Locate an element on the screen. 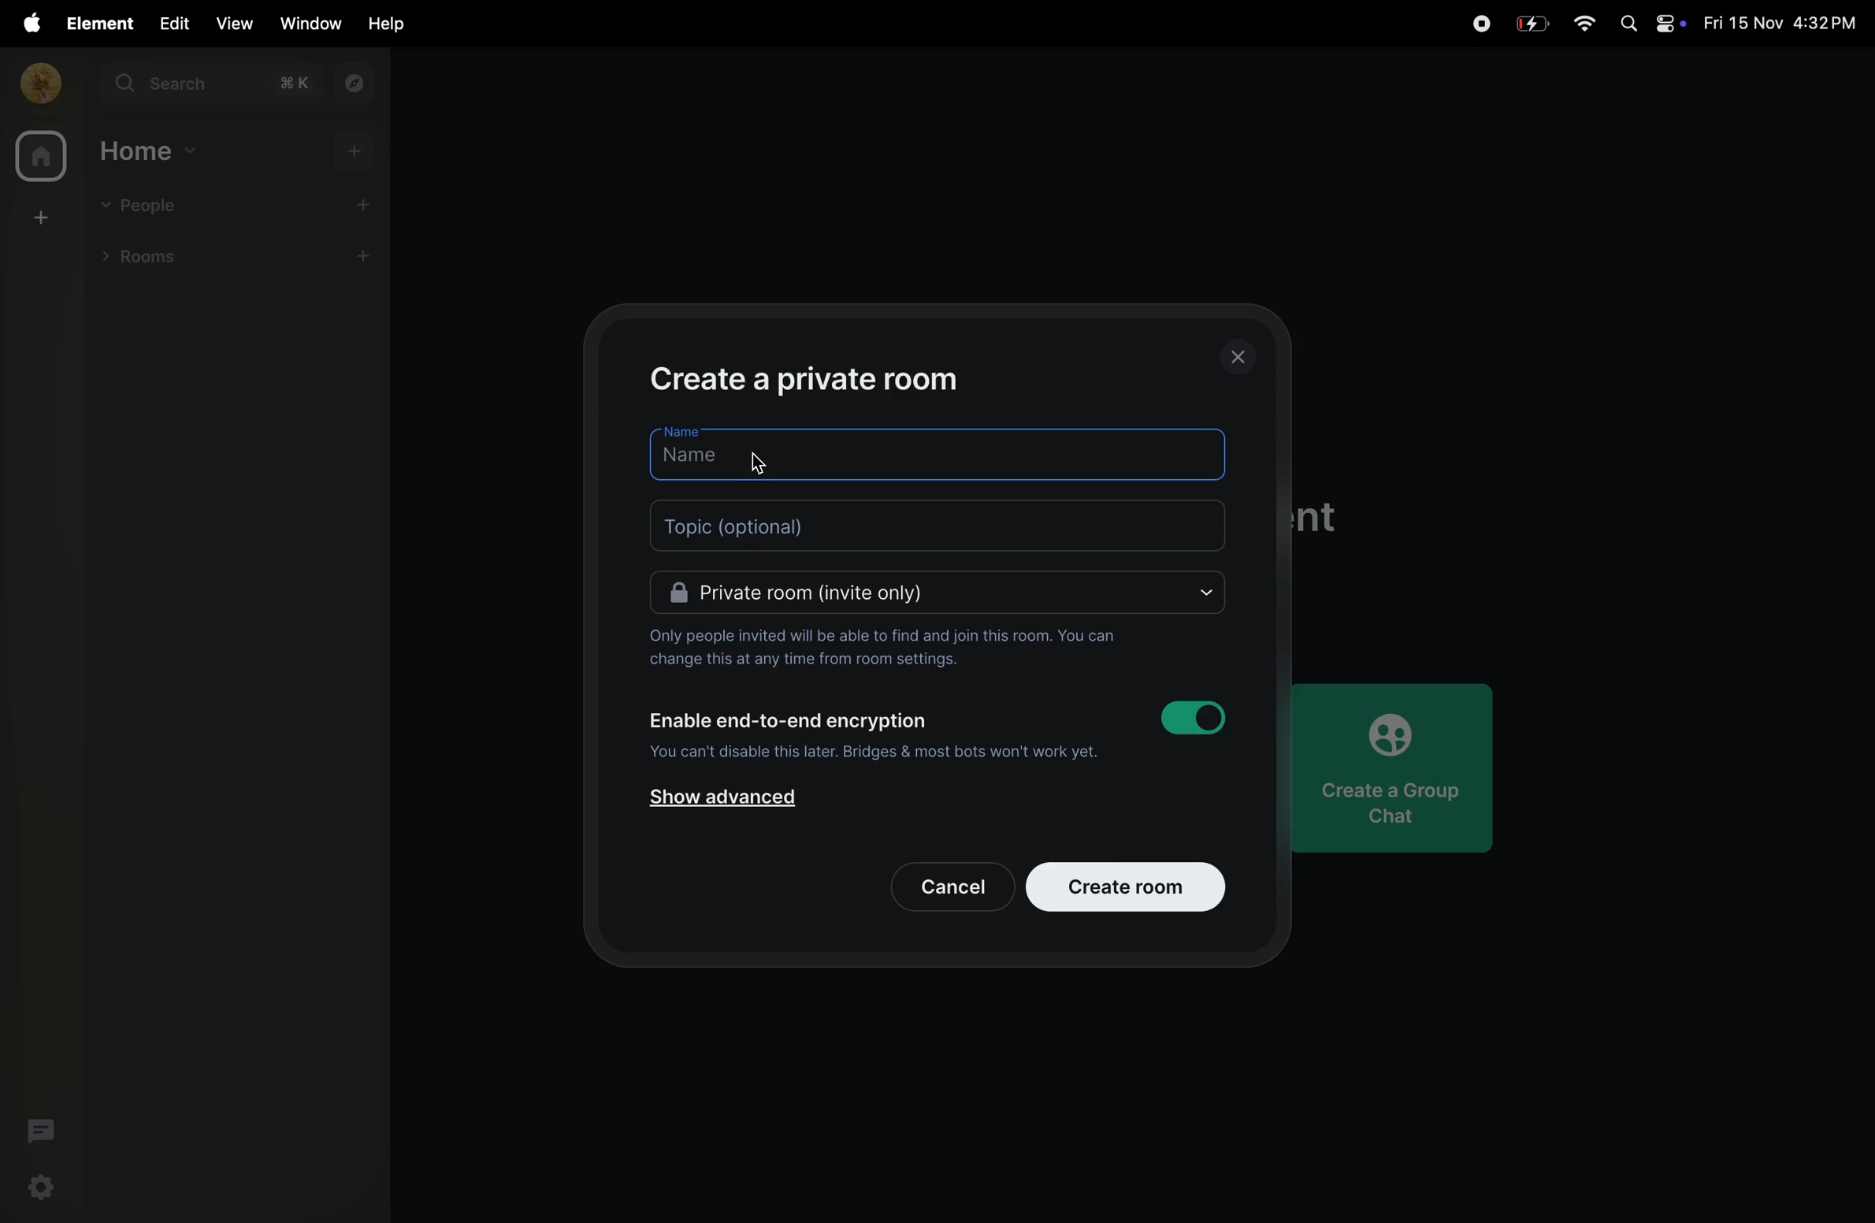 Image resolution: width=1875 pixels, height=1223 pixels. home is located at coordinates (149, 151).